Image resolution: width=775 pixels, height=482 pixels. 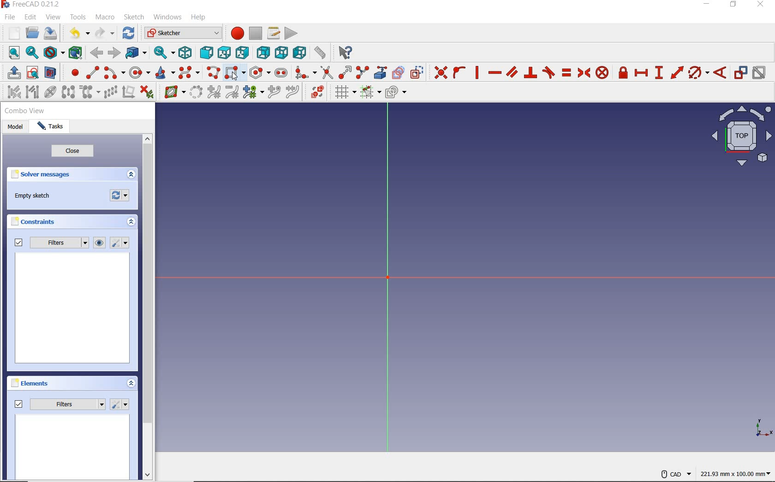 I want to click on cad, so click(x=676, y=471).